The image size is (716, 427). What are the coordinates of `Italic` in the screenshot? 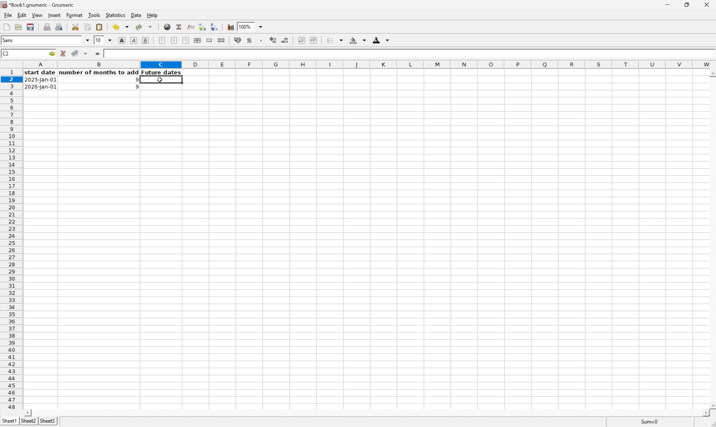 It's located at (134, 40).